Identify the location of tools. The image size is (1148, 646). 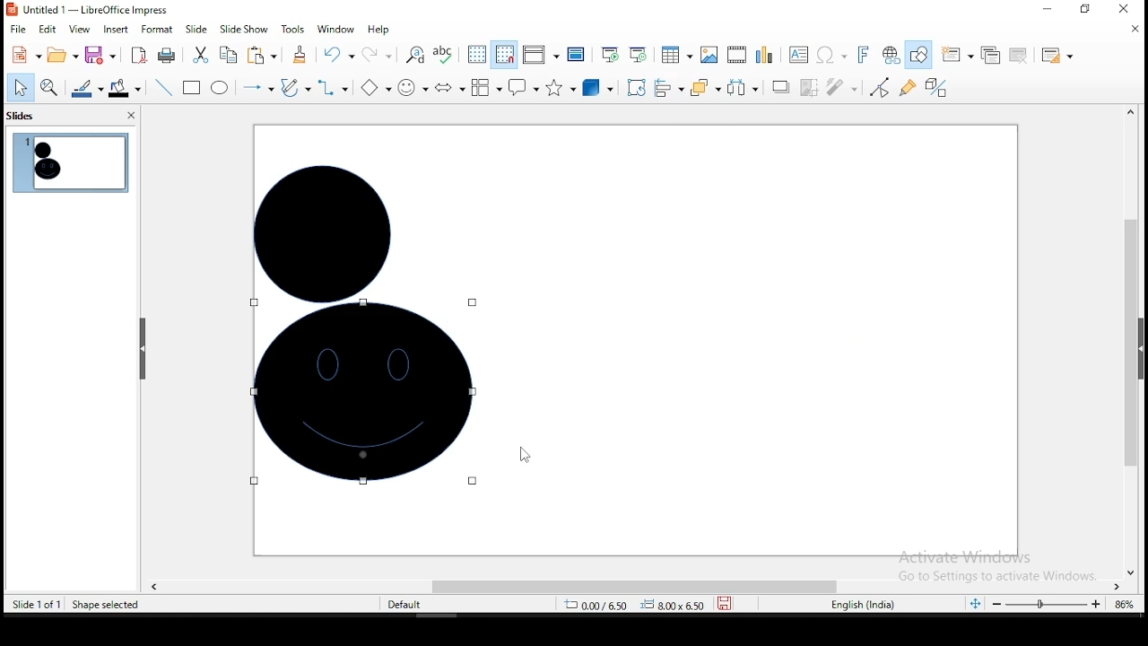
(291, 29).